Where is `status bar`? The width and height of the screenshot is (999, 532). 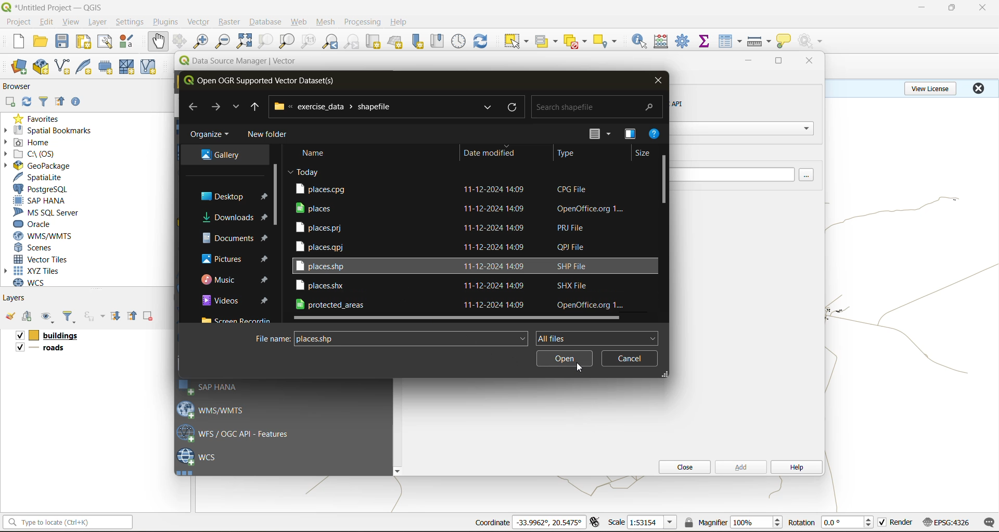
status bar is located at coordinates (66, 522).